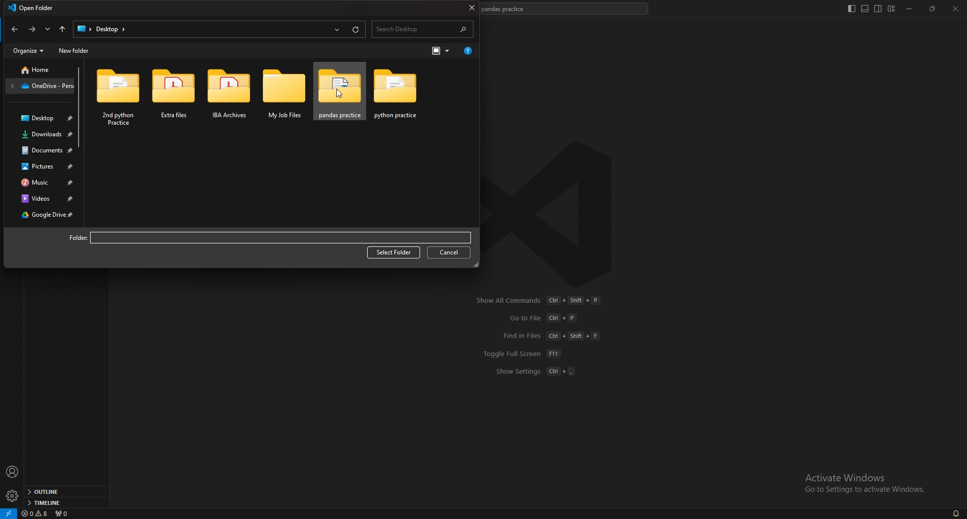  I want to click on scroll bar, so click(81, 107).